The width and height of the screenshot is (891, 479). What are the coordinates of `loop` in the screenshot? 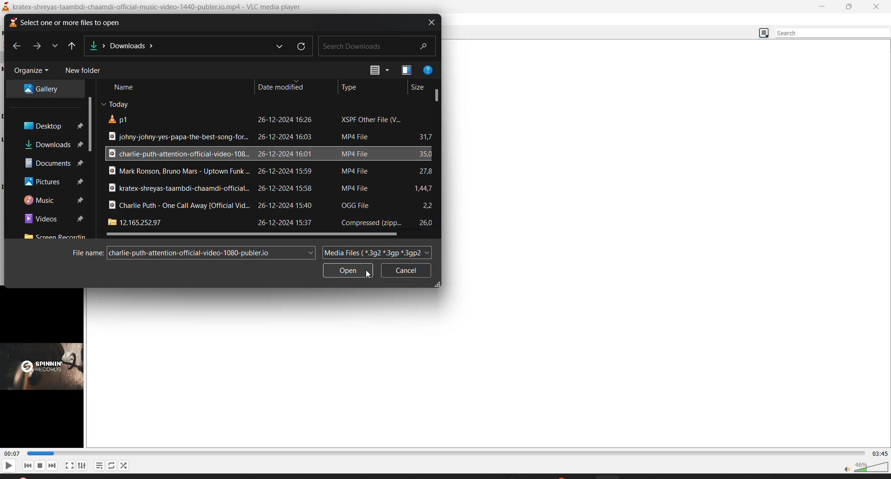 It's located at (110, 465).